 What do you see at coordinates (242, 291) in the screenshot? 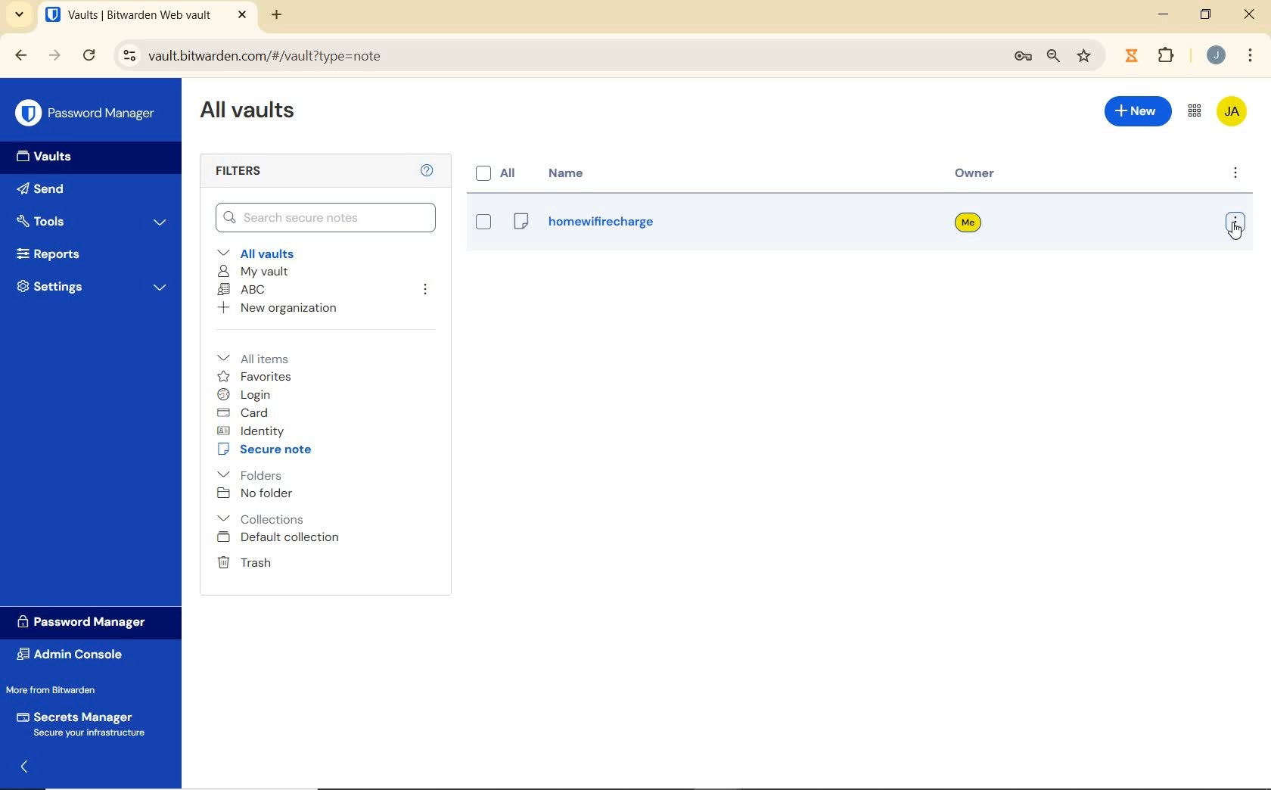
I see `ABC` at bounding box center [242, 291].